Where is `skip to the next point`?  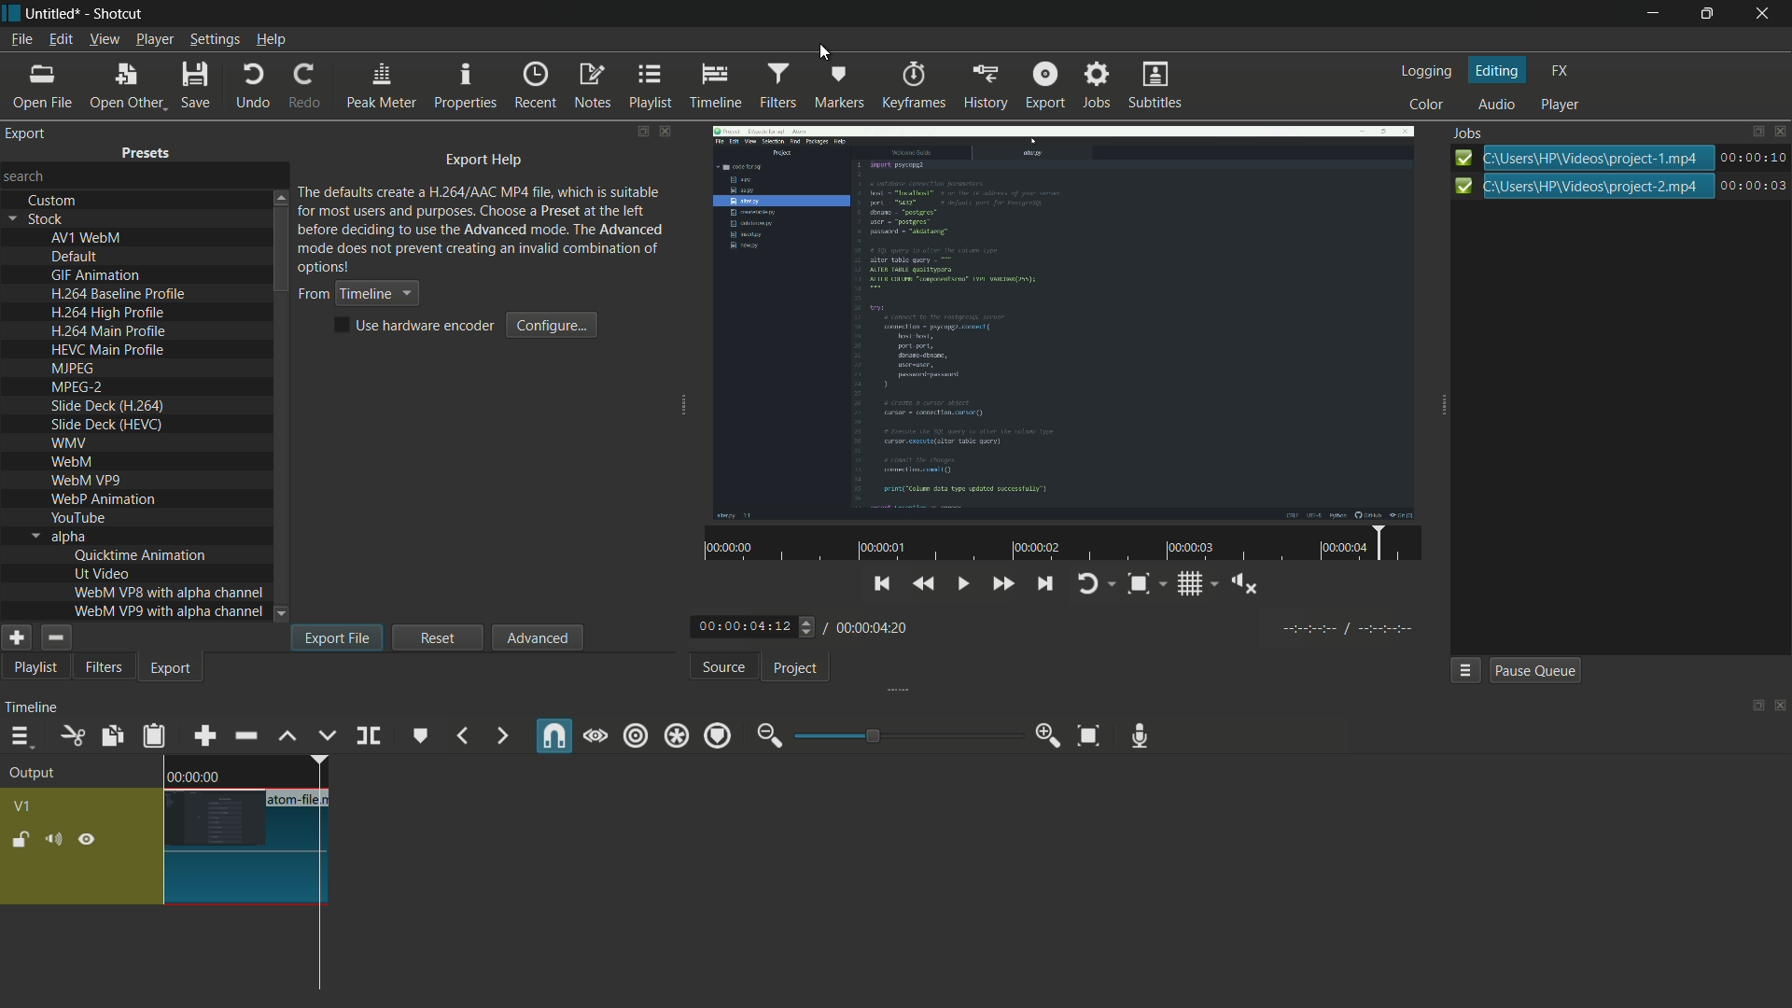
skip to the next point is located at coordinates (1251, 628).